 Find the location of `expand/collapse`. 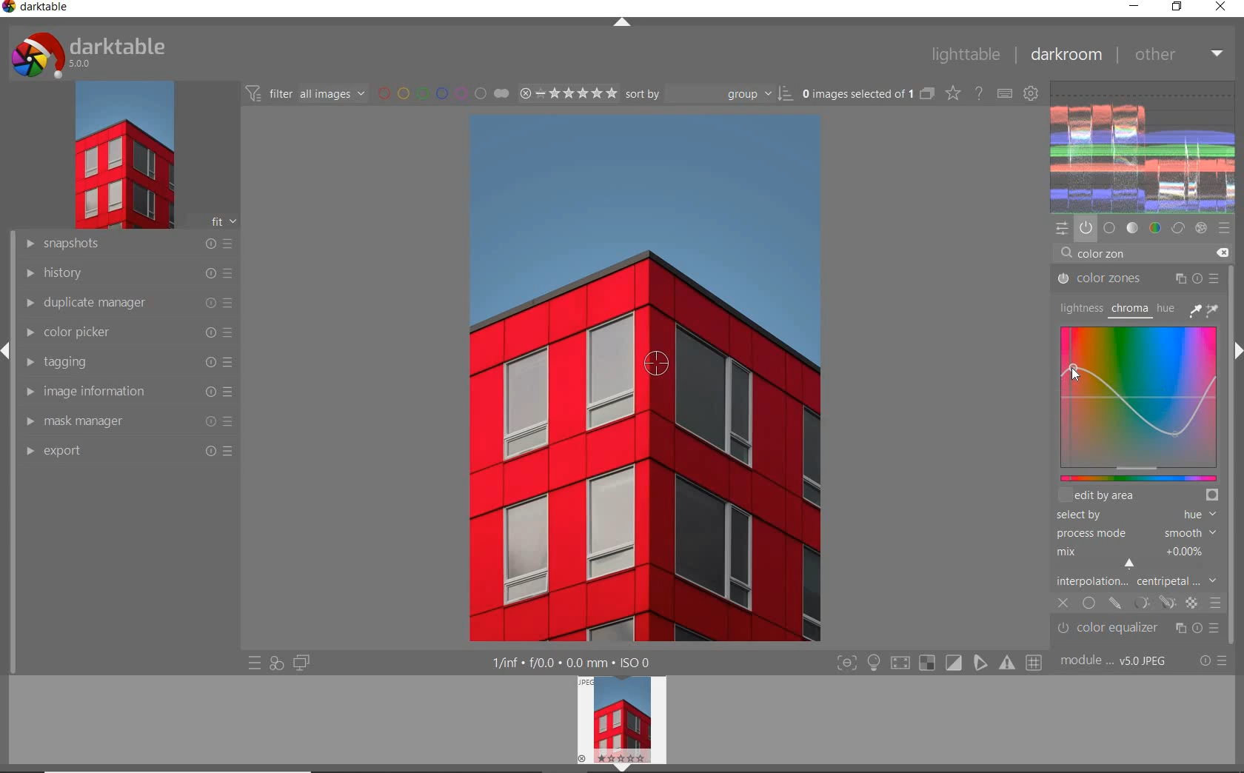

expand/collapse is located at coordinates (622, 767).